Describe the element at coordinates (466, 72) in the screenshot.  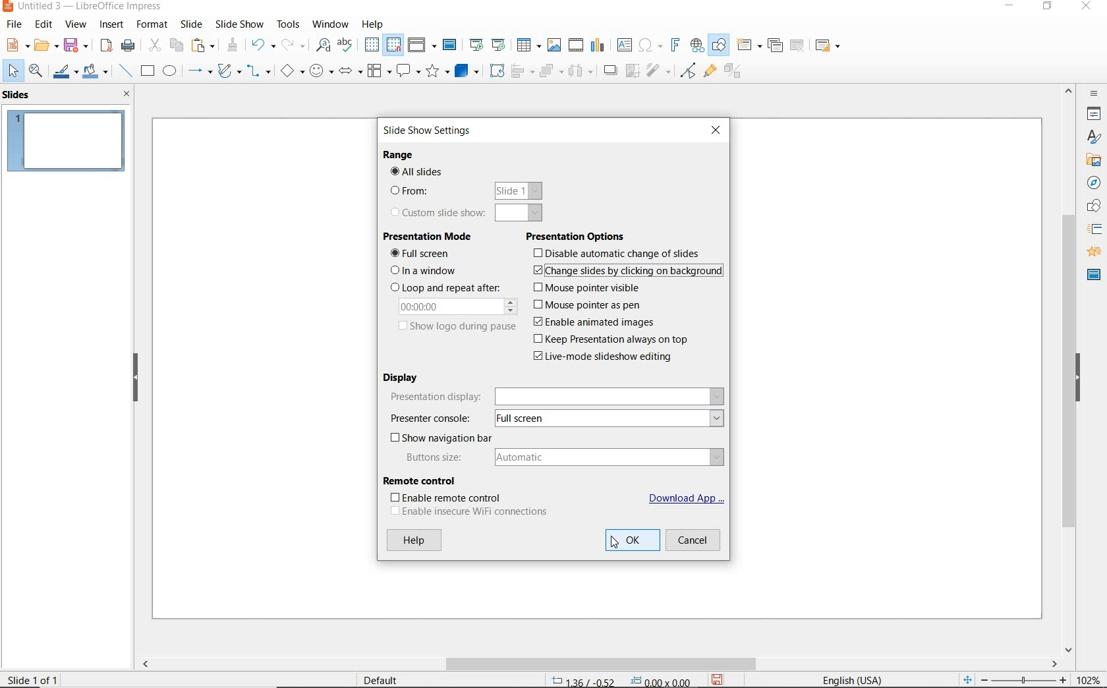
I see `3D OBJECTS` at that location.